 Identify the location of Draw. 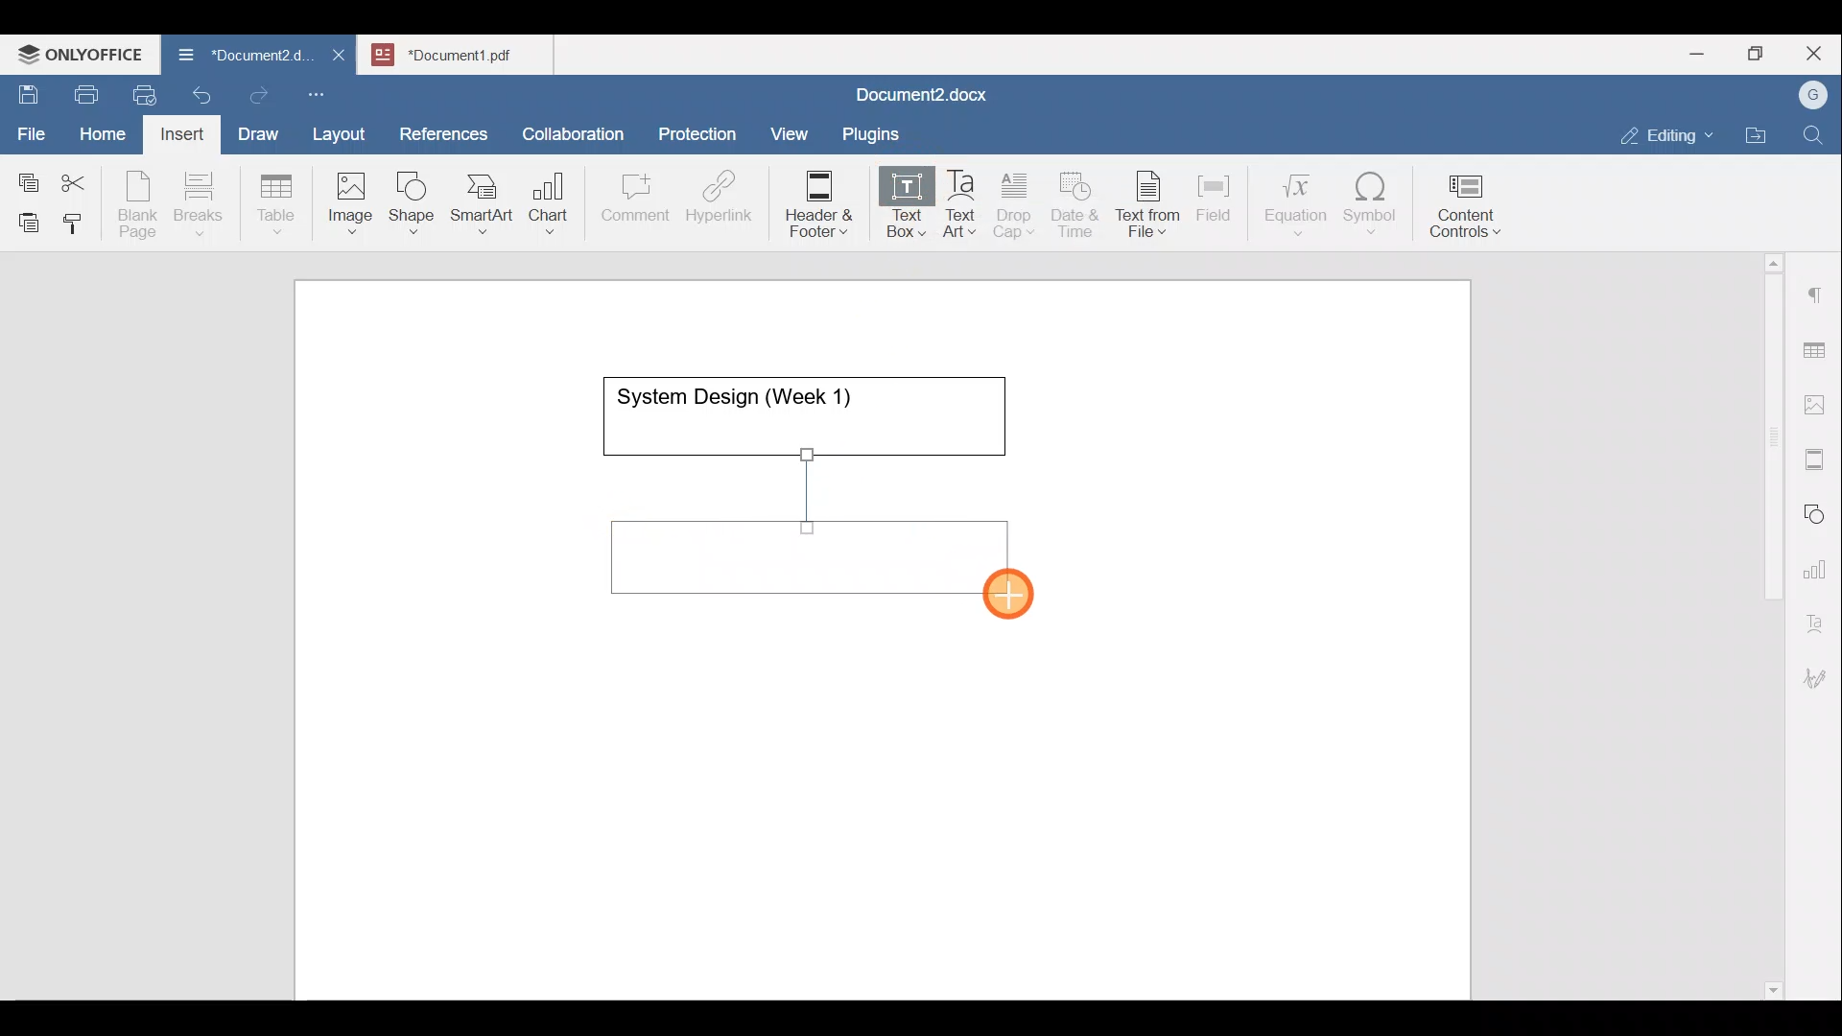
(255, 129).